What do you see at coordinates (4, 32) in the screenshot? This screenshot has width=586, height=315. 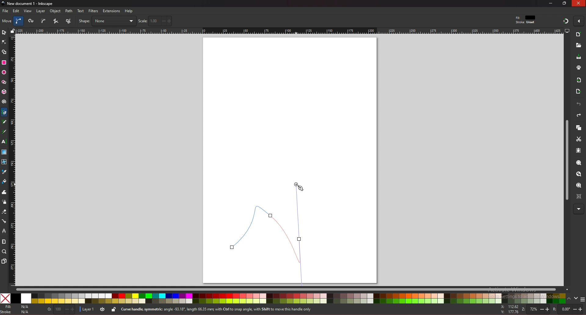 I see `selector` at bounding box center [4, 32].